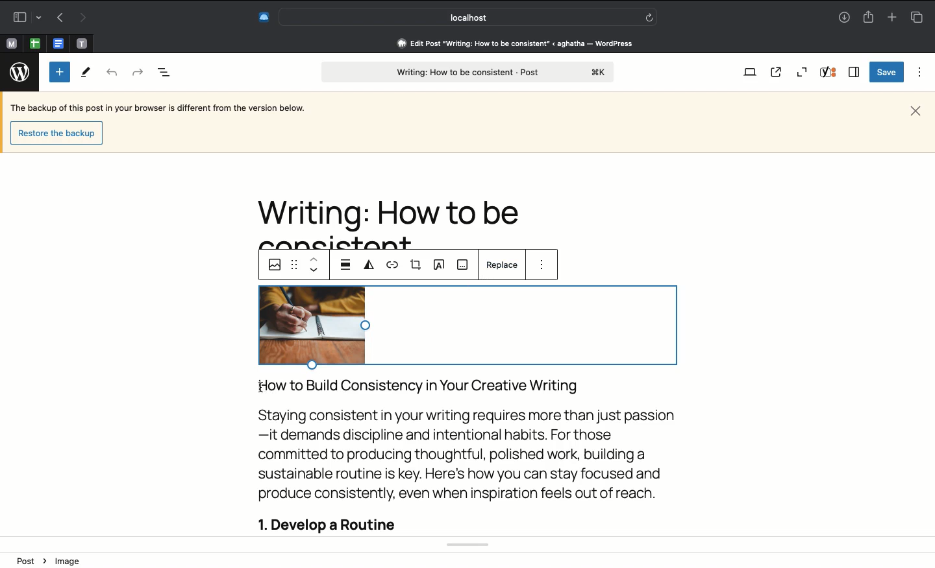  What do you see at coordinates (502, 263) in the screenshot?
I see `Replace` at bounding box center [502, 263].